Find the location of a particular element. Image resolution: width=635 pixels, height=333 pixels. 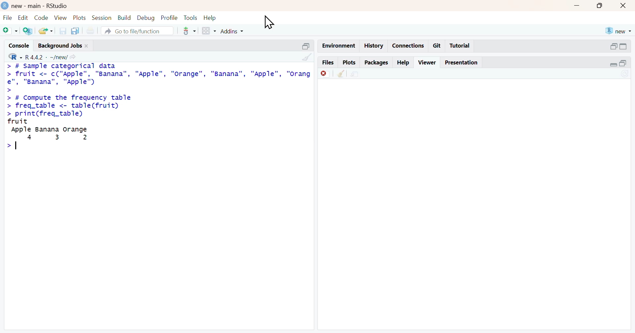

code tools is located at coordinates (189, 31).